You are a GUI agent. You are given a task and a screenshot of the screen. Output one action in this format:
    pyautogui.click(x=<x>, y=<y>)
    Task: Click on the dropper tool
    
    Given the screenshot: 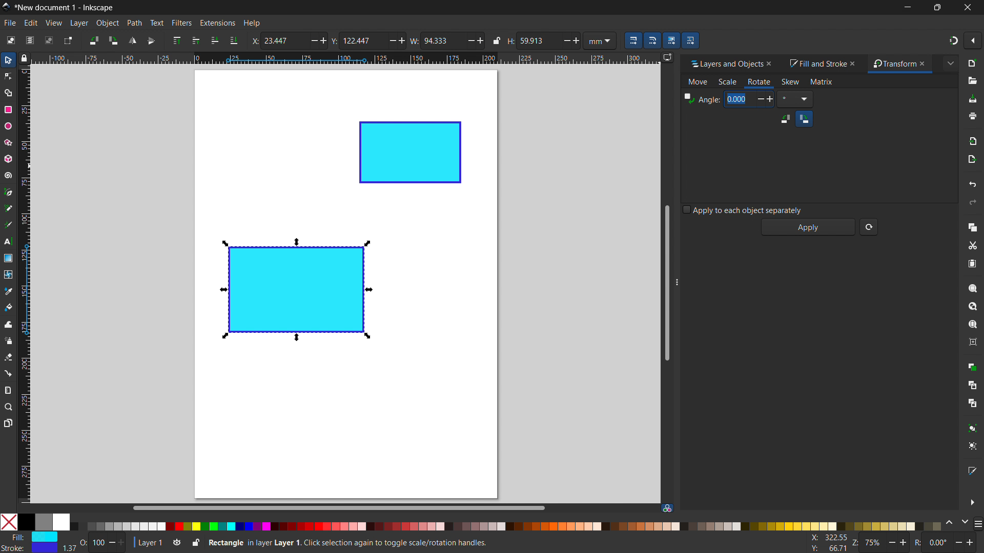 What is the action you would take?
    pyautogui.click(x=8, y=291)
    